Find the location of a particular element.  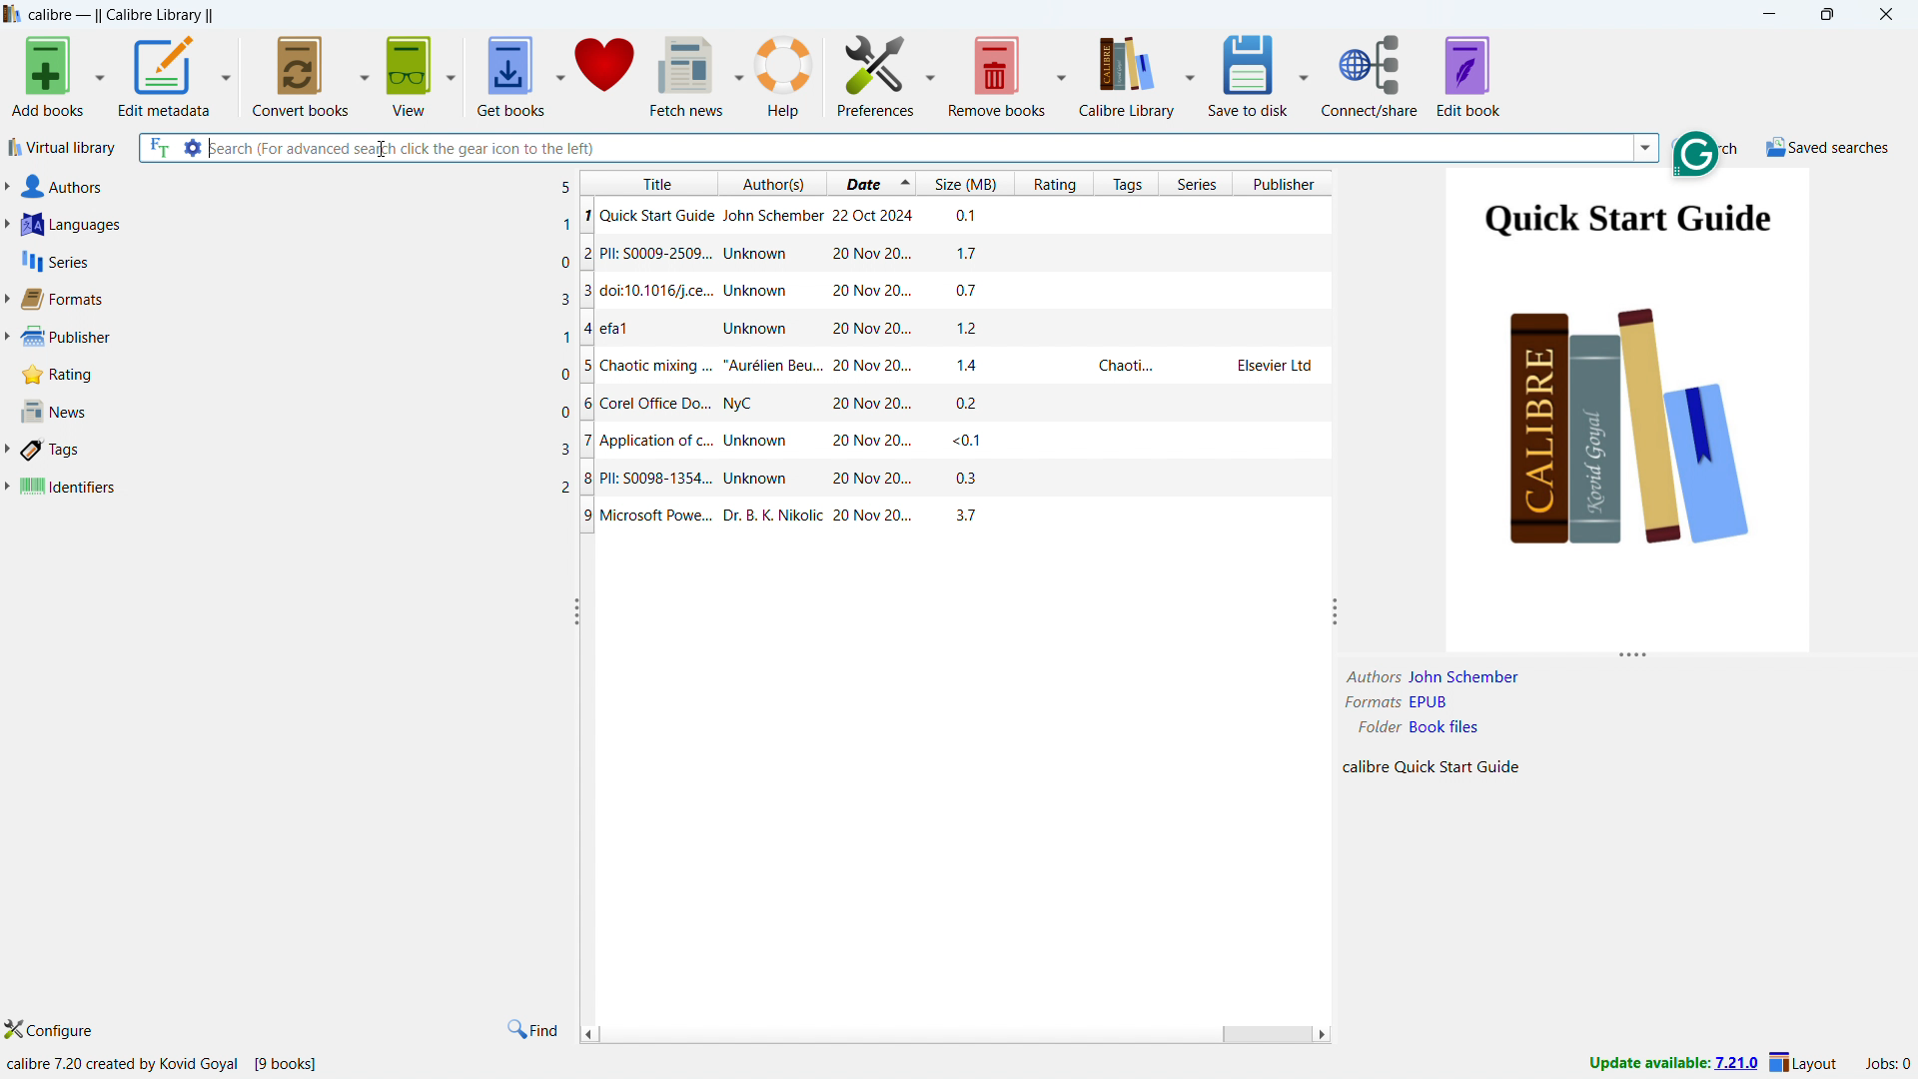

expand format is located at coordinates (6, 301).